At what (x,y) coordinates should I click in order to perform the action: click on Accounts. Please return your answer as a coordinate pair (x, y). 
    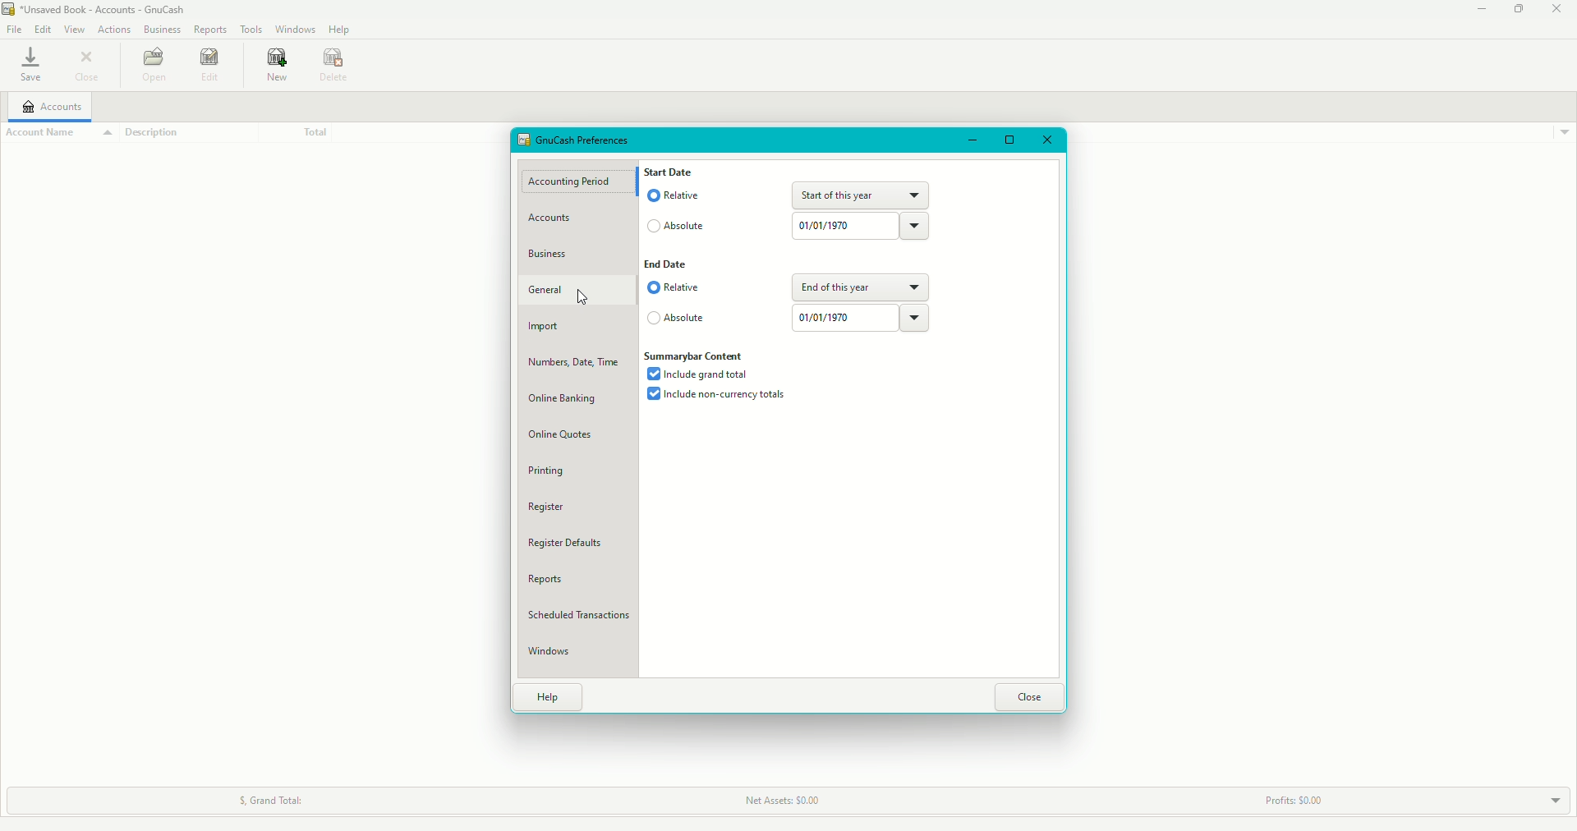
    Looking at the image, I should click on (51, 106).